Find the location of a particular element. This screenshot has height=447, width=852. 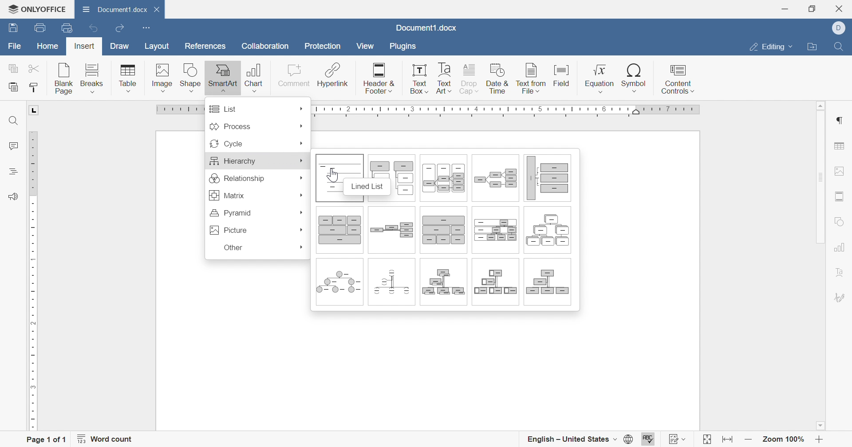

Horizontal organization chart is located at coordinates (392, 231).